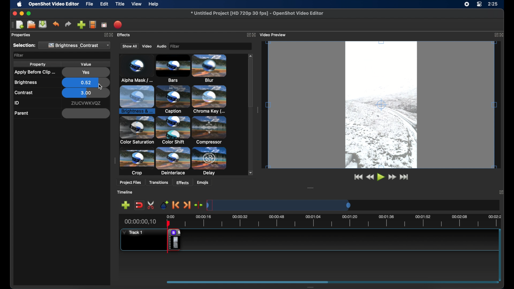 The image size is (514, 289). I want to click on scroll box, so click(285, 282).